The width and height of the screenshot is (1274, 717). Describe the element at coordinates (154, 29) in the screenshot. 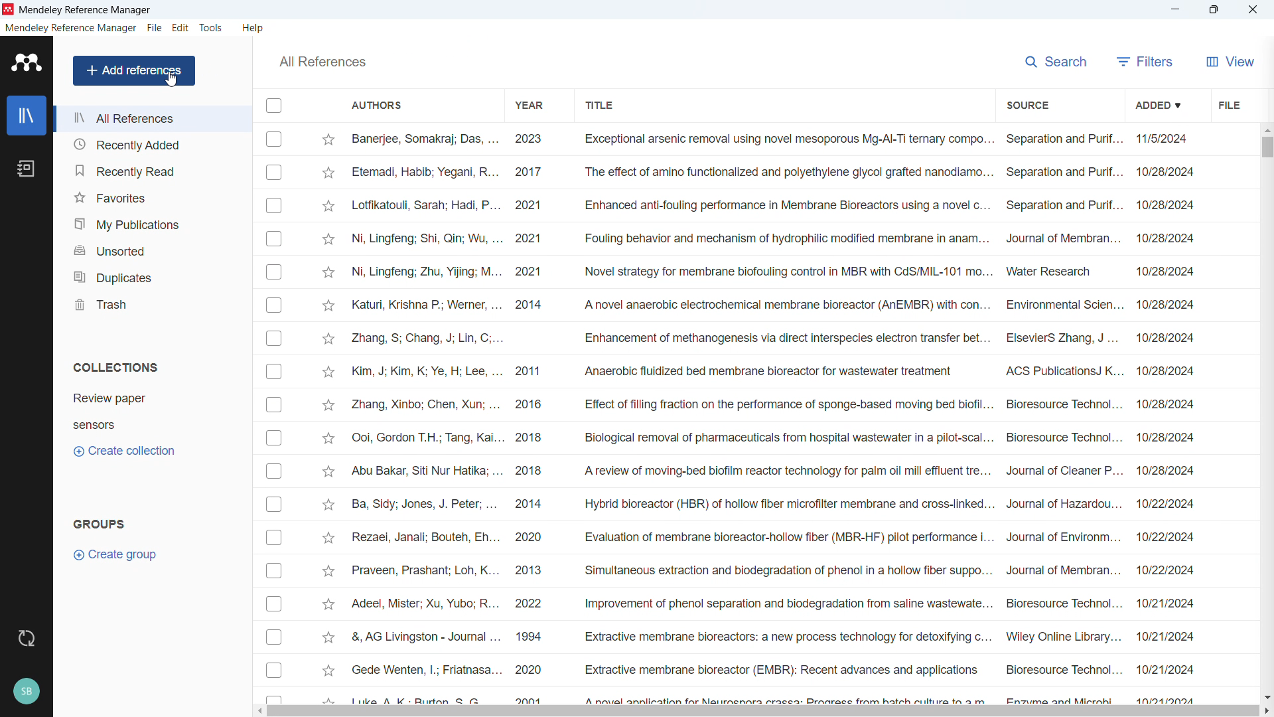

I see `file ` at that location.